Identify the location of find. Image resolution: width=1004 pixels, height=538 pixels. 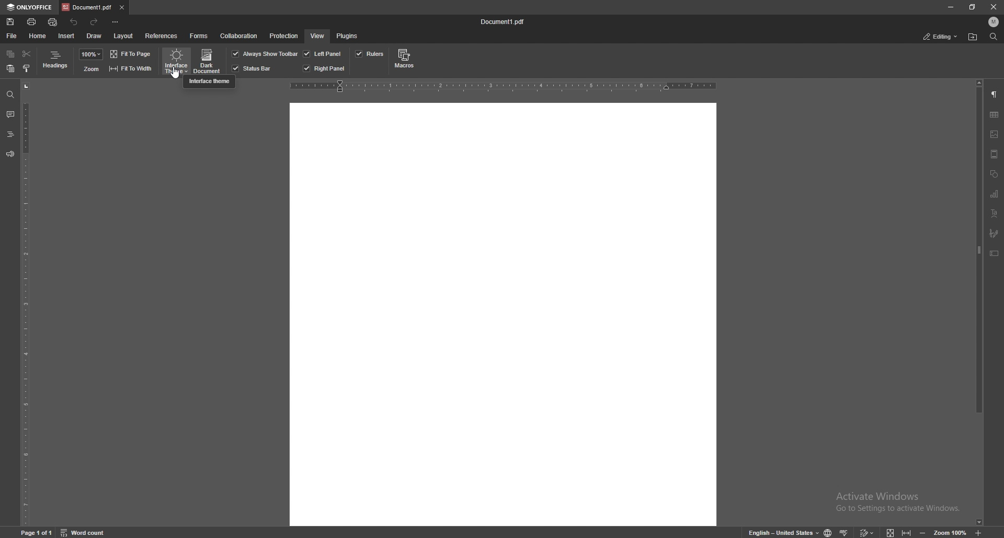
(994, 37).